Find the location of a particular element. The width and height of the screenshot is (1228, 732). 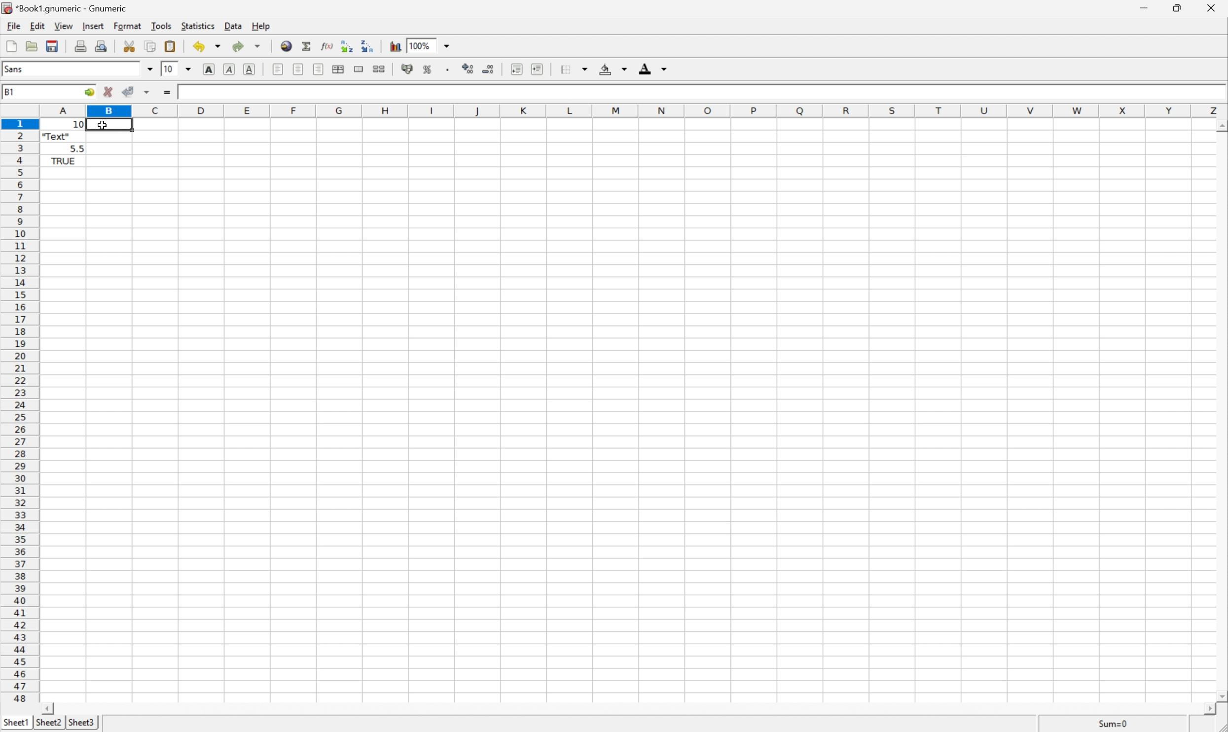

Sheet1 is located at coordinates (15, 723).